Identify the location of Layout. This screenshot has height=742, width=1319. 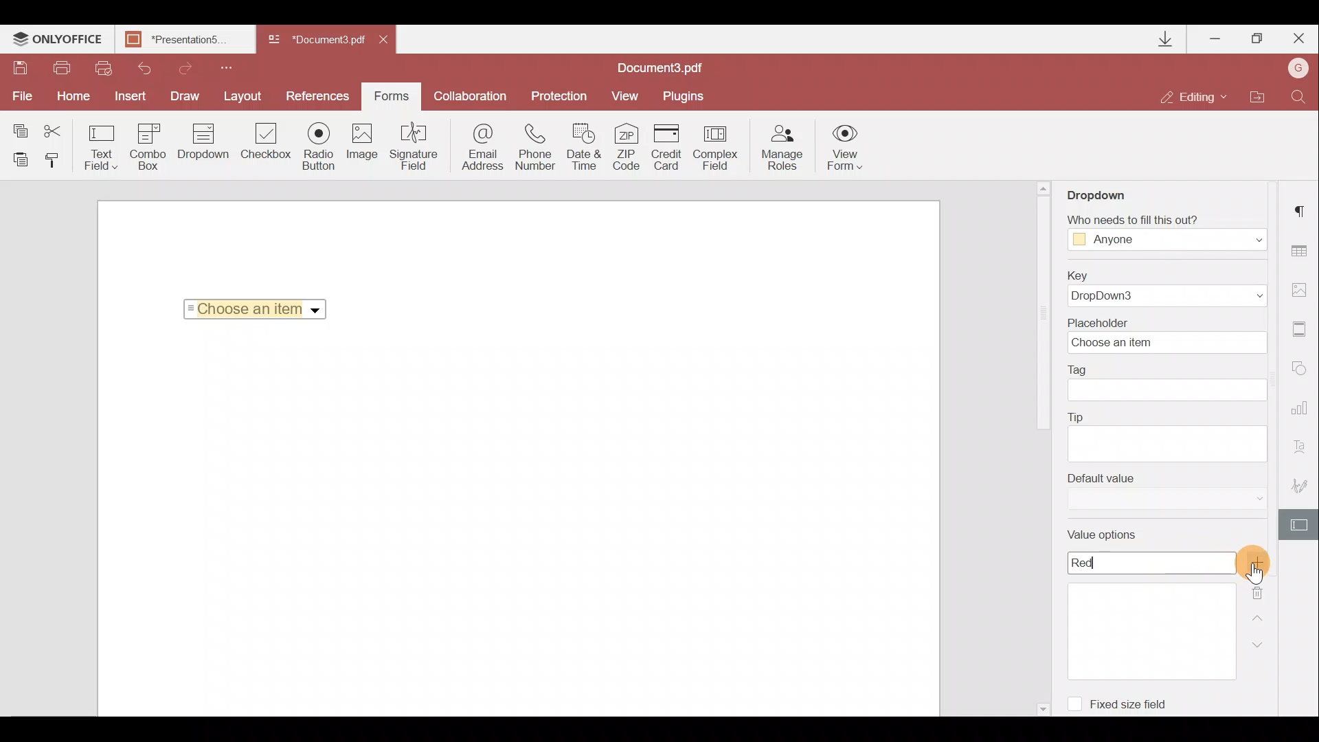
(247, 96).